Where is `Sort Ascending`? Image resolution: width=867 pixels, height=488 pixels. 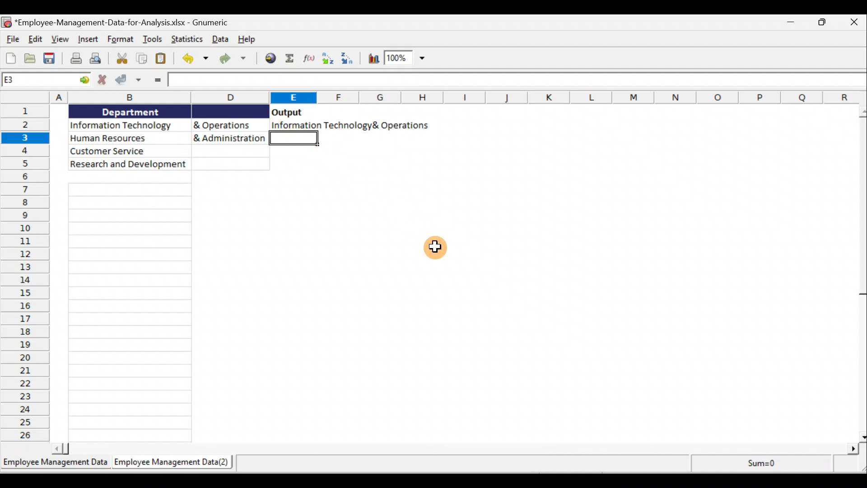
Sort Ascending is located at coordinates (327, 59).